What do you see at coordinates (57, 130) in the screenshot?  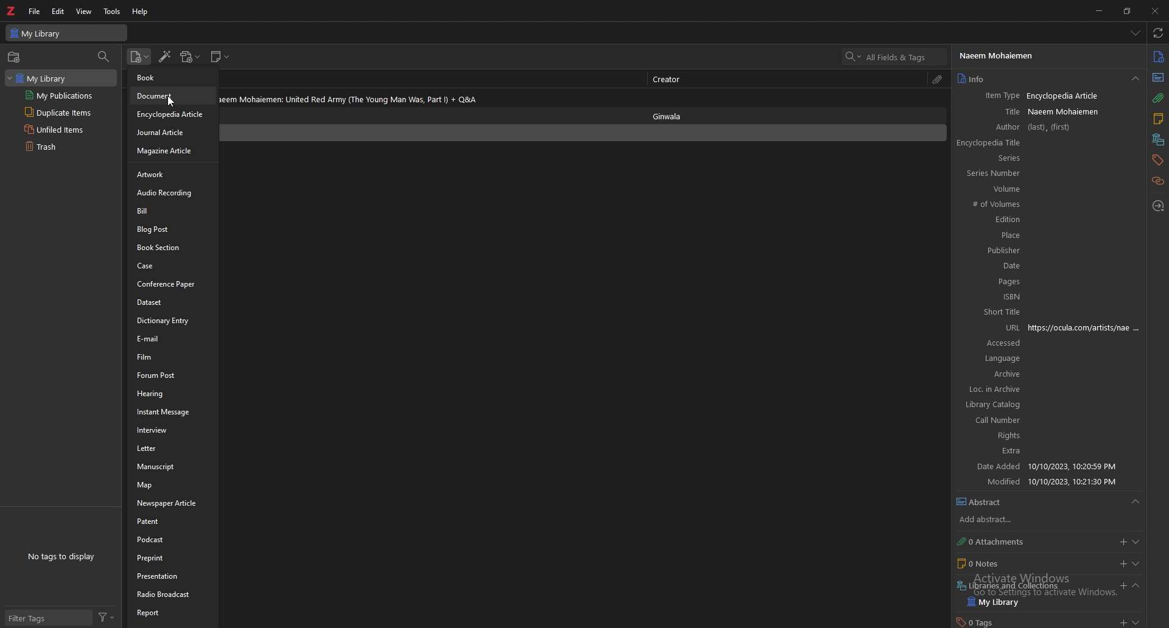 I see `unfiled items` at bounding box center [57, 130].